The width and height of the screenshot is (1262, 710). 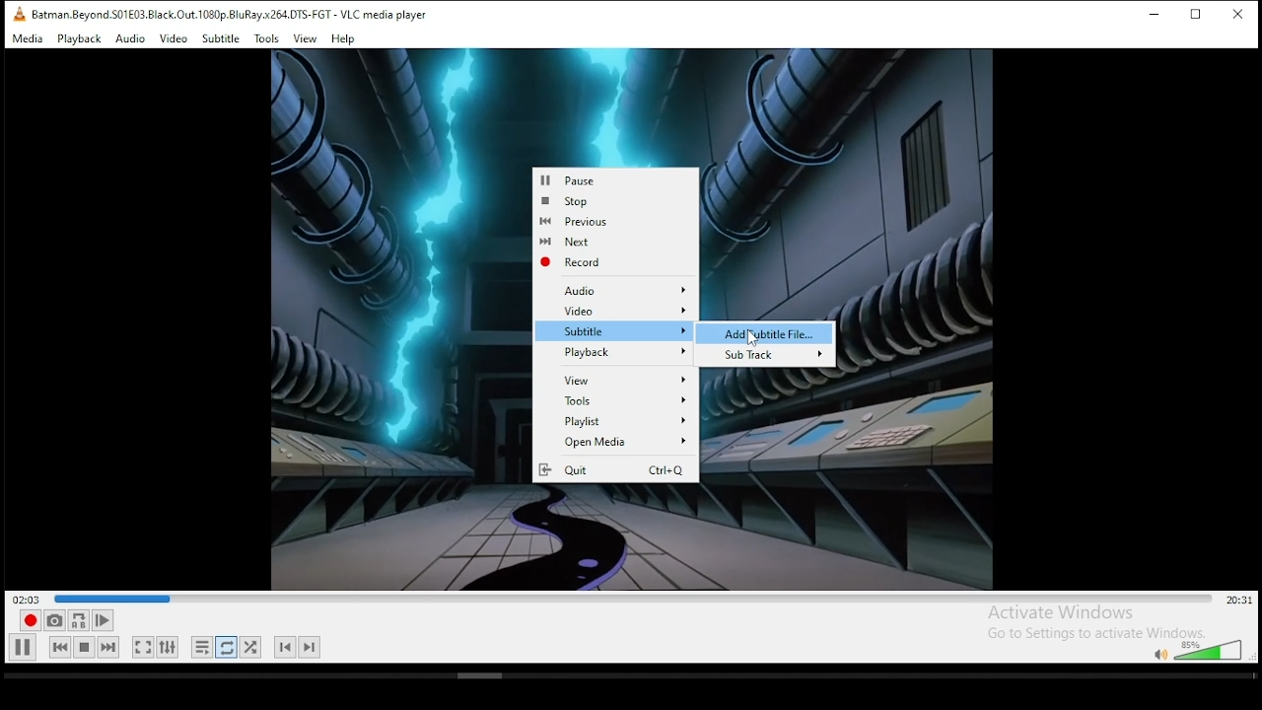 I want to click on Playback options, so click(x=616, y=352).